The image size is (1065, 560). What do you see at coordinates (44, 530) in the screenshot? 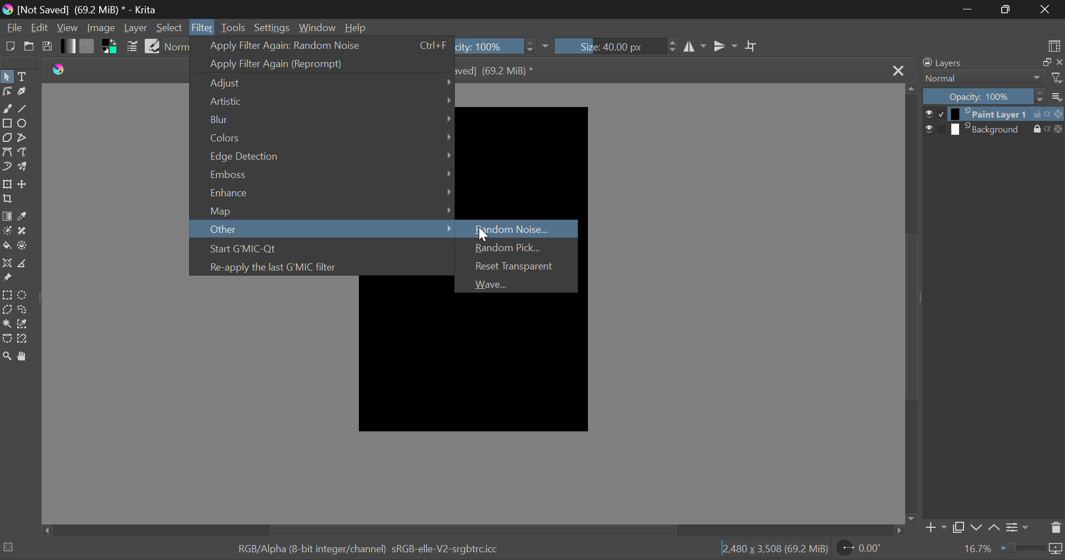
I see `move left` at bounding box center [44, 530].